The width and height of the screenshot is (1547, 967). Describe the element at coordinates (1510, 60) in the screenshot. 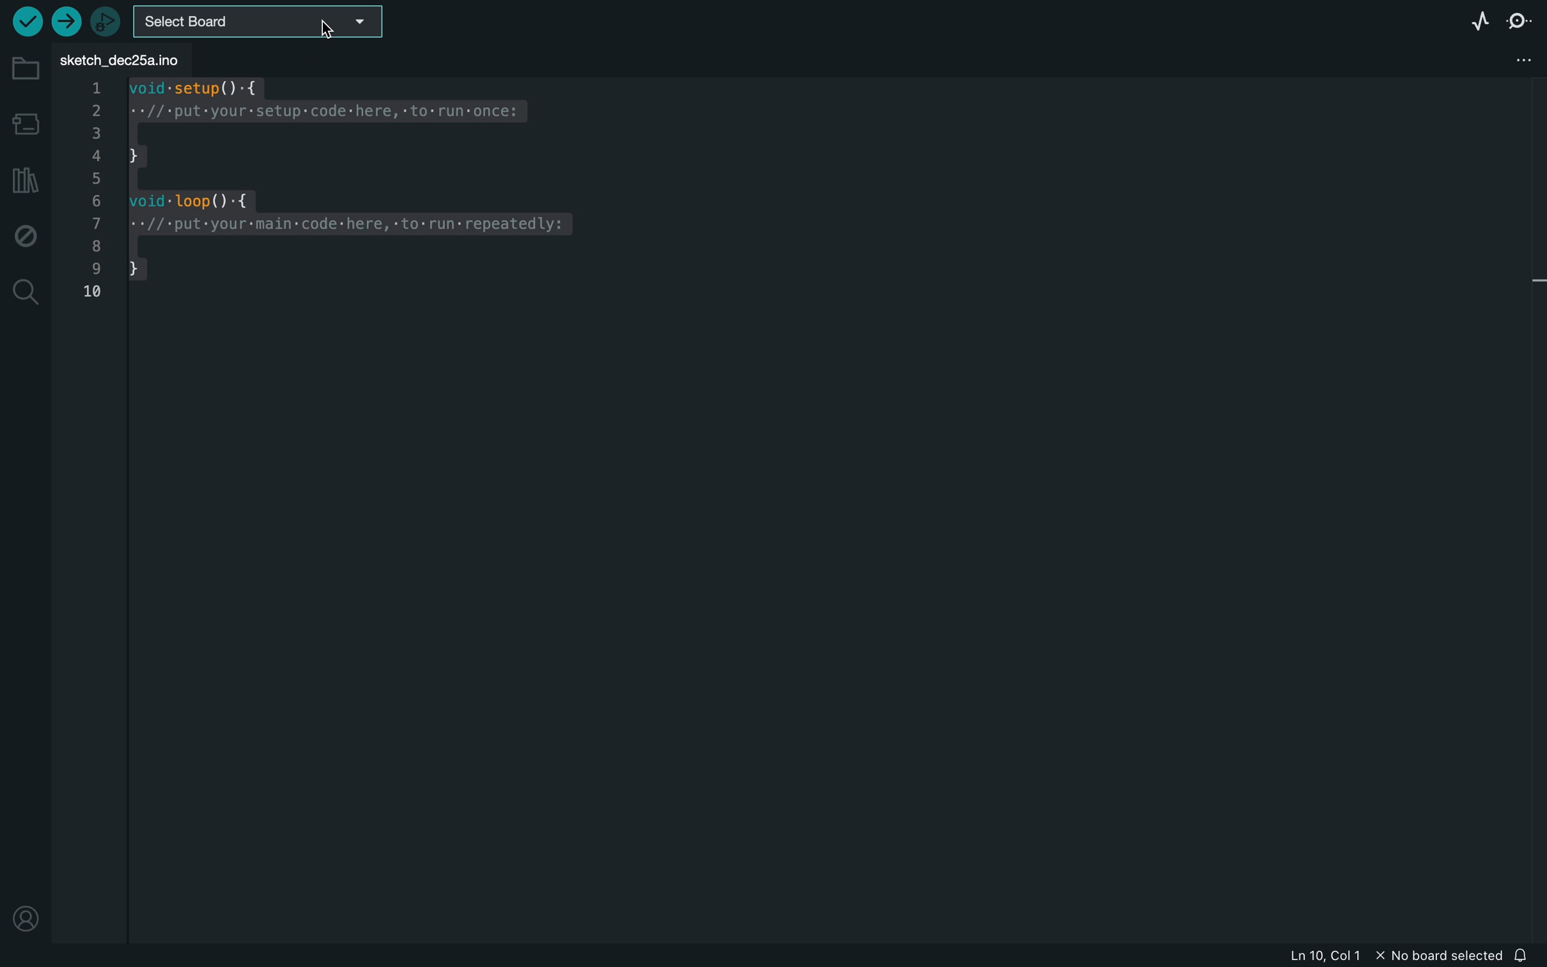

I see `file setting` at that location.